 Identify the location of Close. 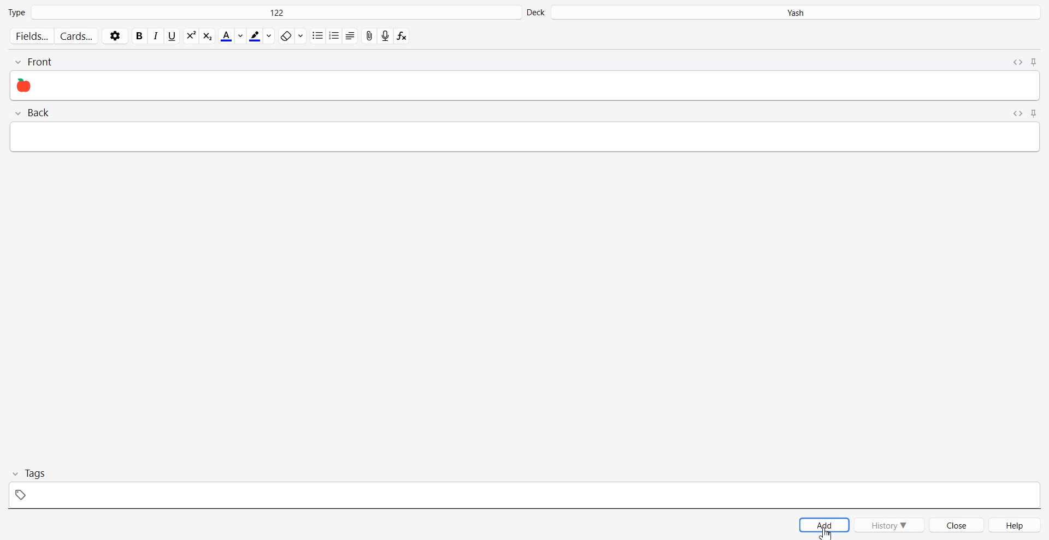
(957, 525).